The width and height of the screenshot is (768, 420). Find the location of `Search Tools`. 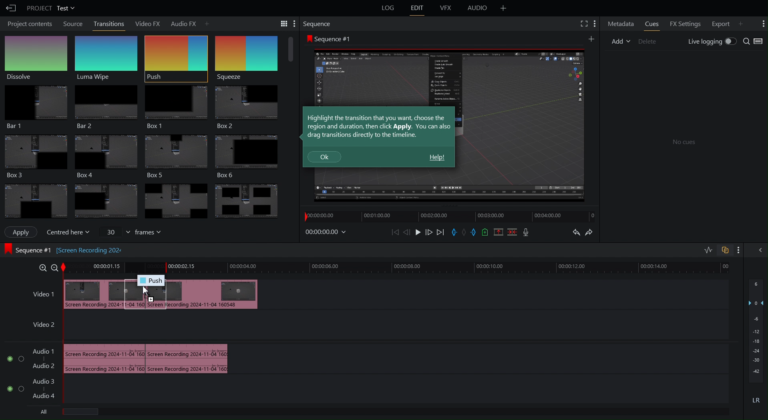

Search Tools is located at coordinates (280, 23).